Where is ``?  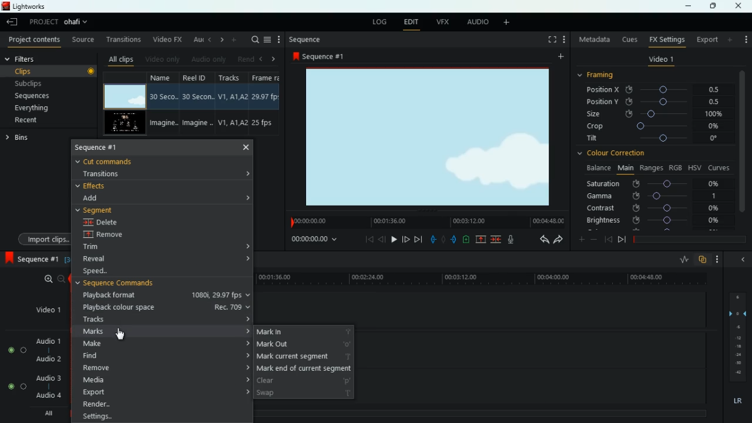
 is located at coordinates (738, 364).